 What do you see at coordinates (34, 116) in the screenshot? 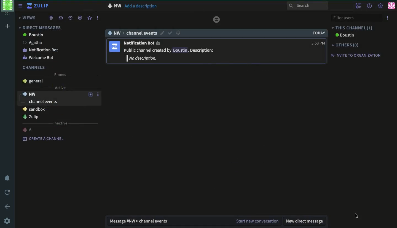
I see `Zulip` at bounding box center [34, 116].